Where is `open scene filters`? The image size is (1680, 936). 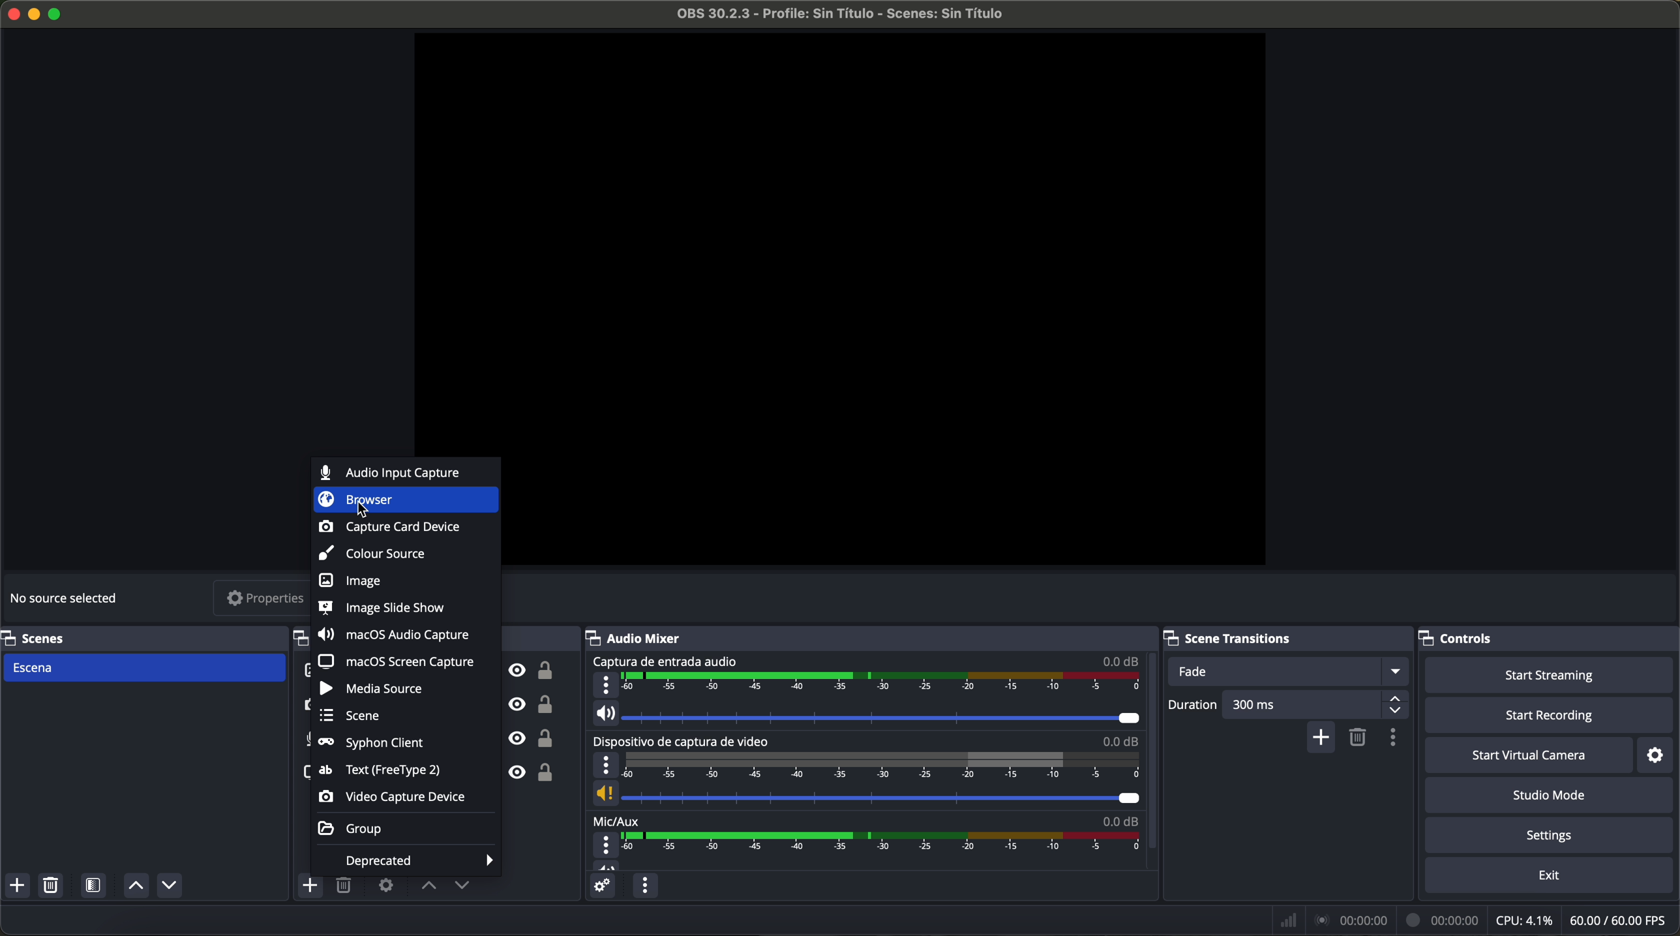
open scene filters is located at coordinates (93, 884).